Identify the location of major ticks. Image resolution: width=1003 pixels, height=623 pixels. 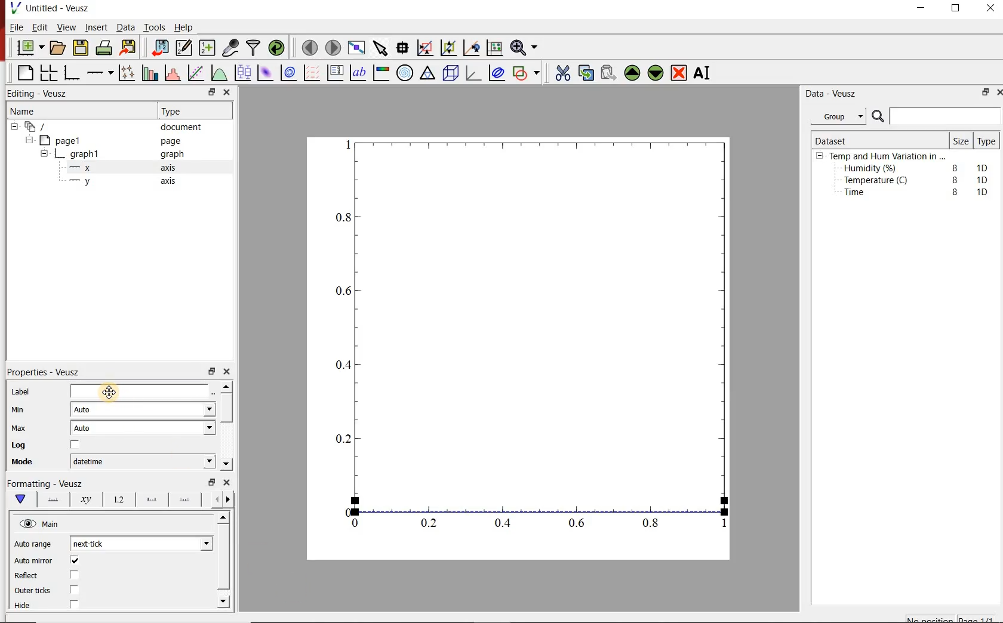
(151, 499).